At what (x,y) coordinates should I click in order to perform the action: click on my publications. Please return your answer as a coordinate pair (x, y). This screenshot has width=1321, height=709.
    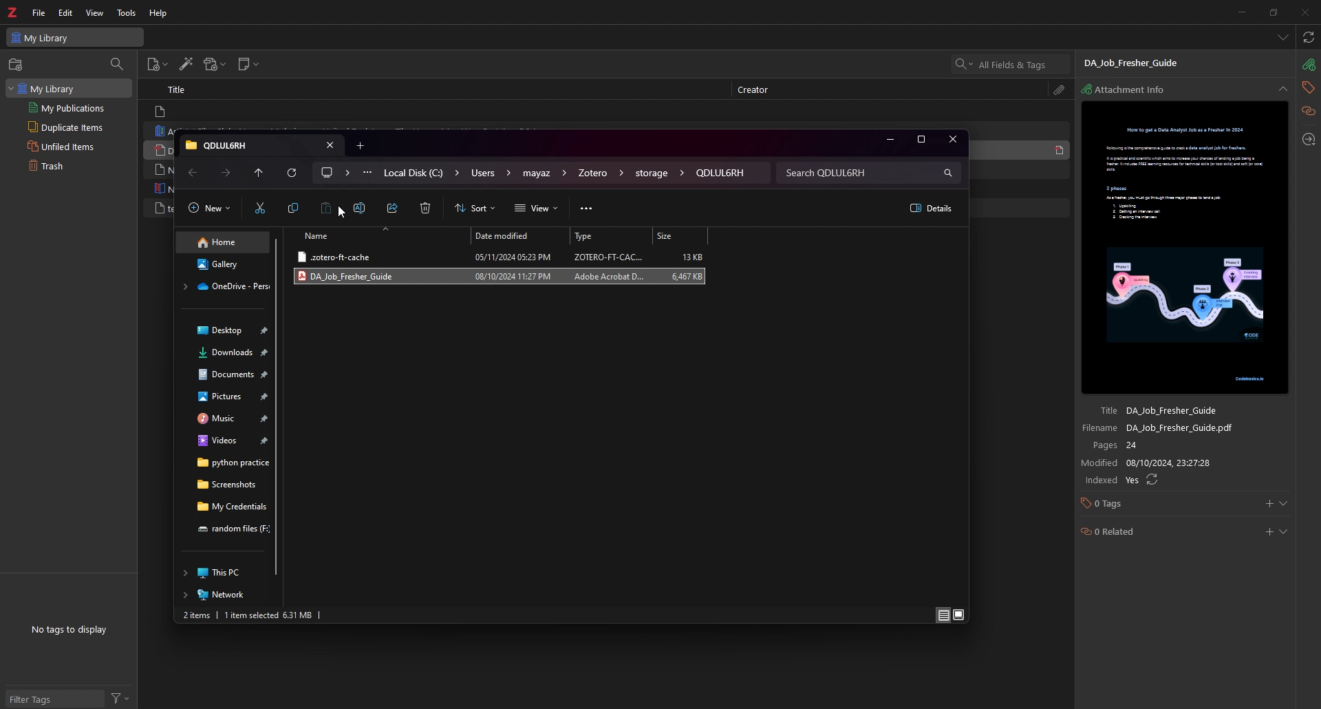
    Looking at the image, I should click on (69, 107).